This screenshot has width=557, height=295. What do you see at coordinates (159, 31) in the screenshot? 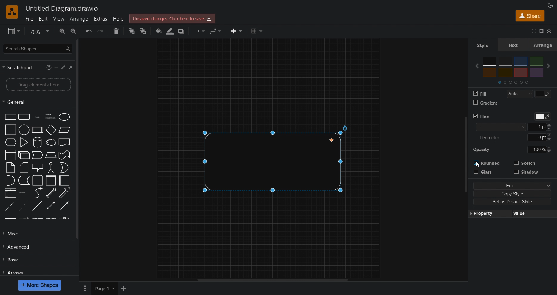
I see `Fill Color` at bounding box center [159, 31].